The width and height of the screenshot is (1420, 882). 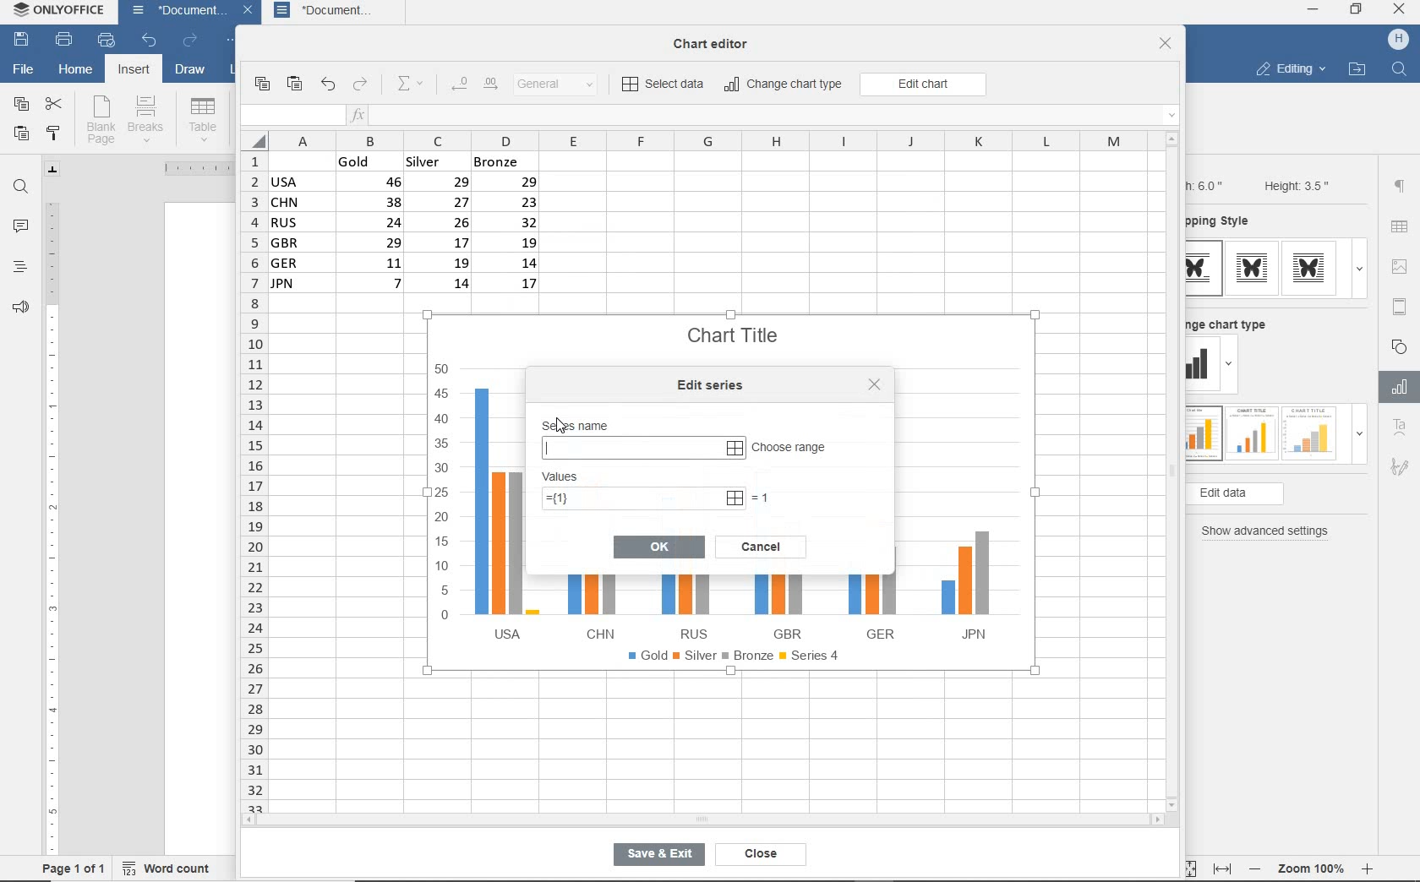 I want to click on horizontal scroll bar, so click(x=702, y=819).